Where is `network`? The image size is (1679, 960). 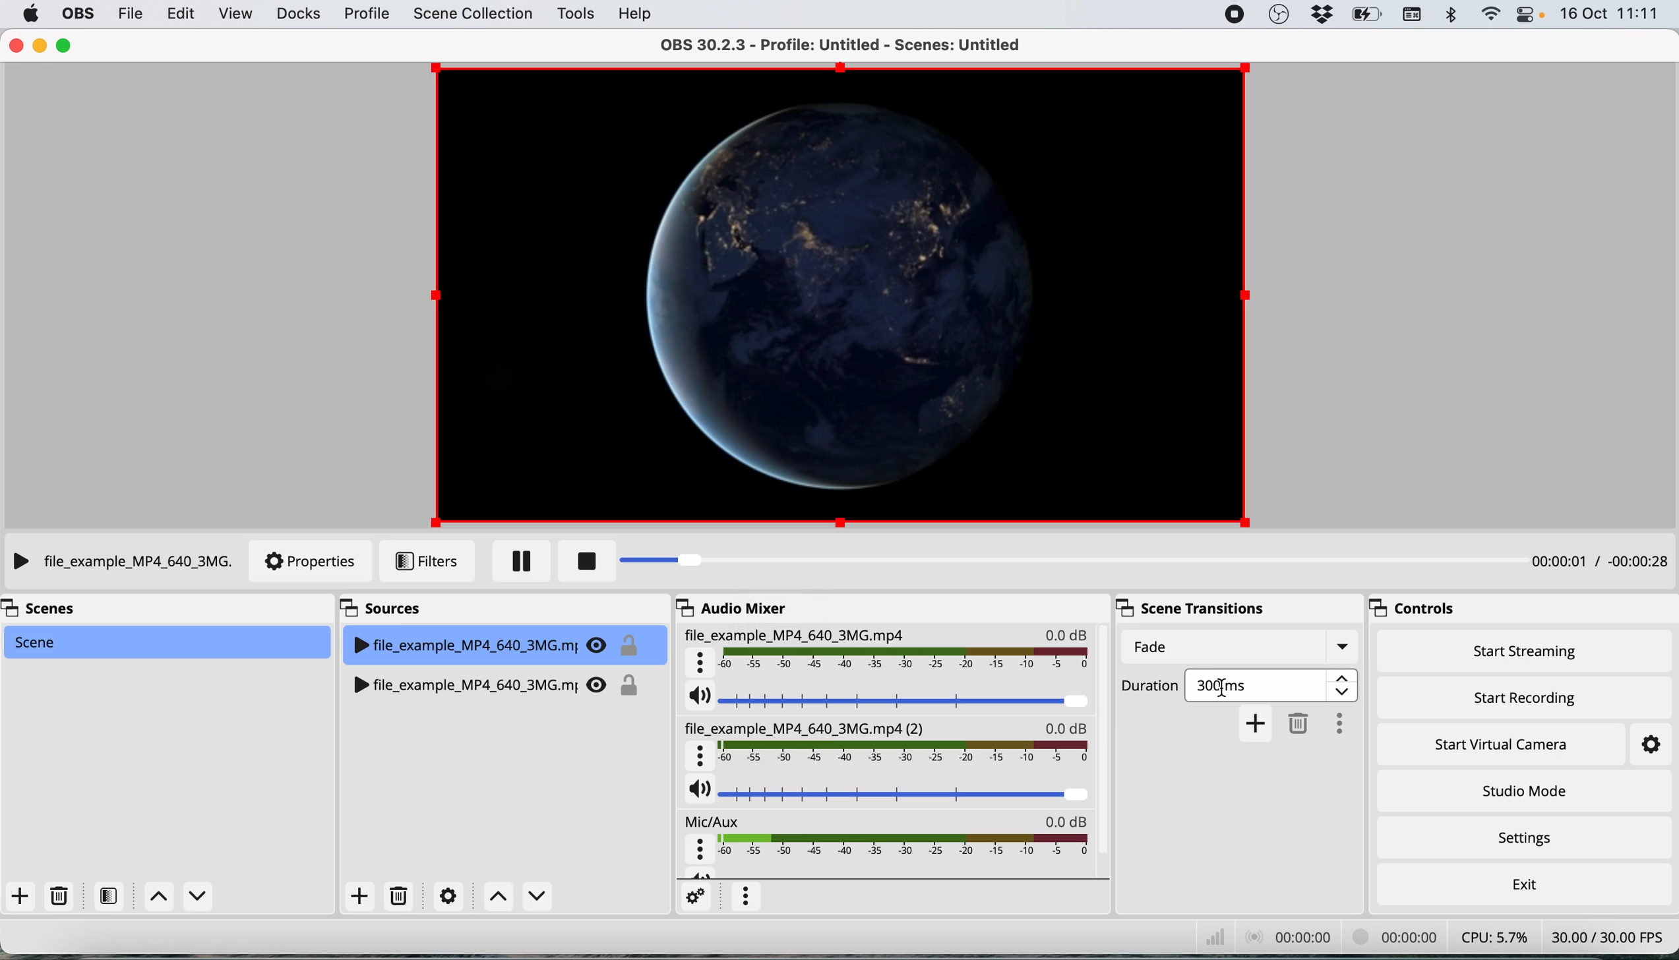
network is located at coordinates (1198, 937).